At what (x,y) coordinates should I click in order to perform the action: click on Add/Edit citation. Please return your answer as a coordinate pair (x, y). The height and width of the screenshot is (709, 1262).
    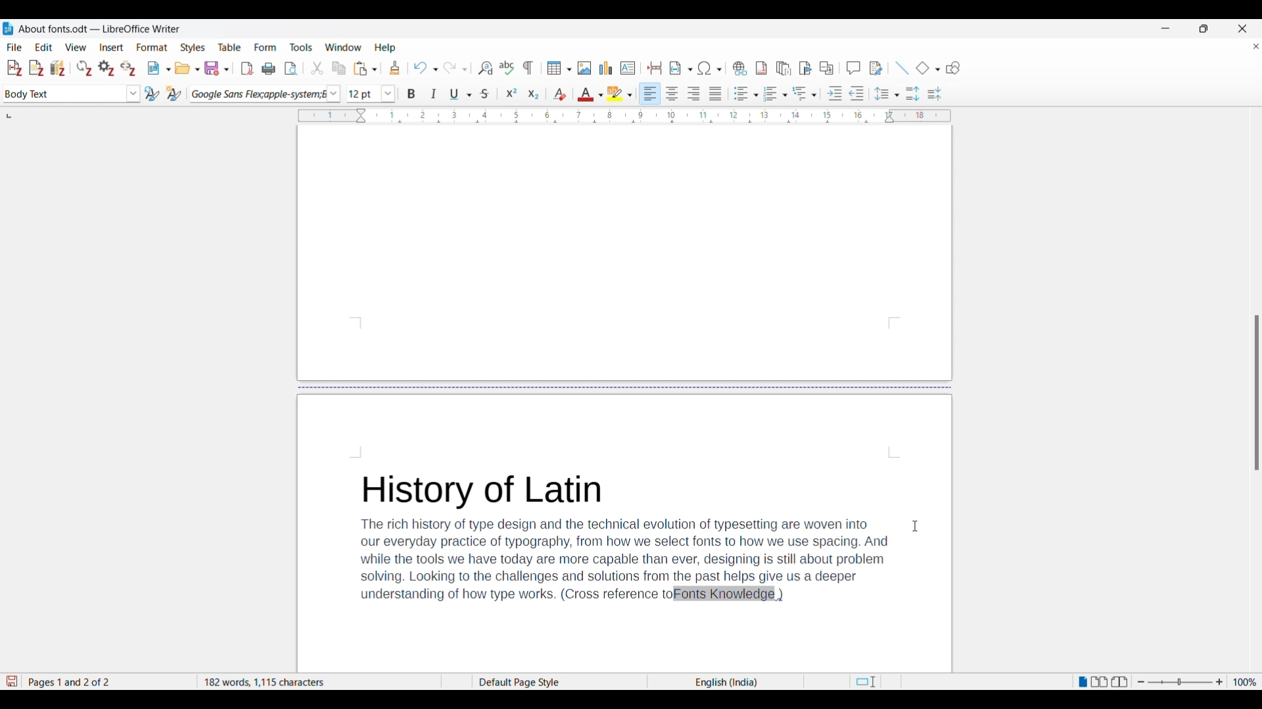
    Looking at the image, I should click on (14, 68).